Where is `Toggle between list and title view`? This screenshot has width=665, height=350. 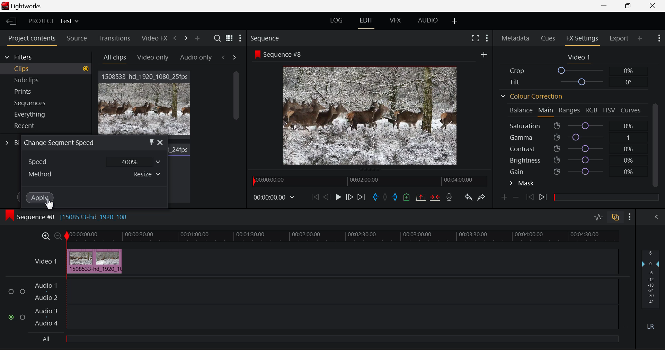 Toggle between list and title view is located at coordinates (230, 38).